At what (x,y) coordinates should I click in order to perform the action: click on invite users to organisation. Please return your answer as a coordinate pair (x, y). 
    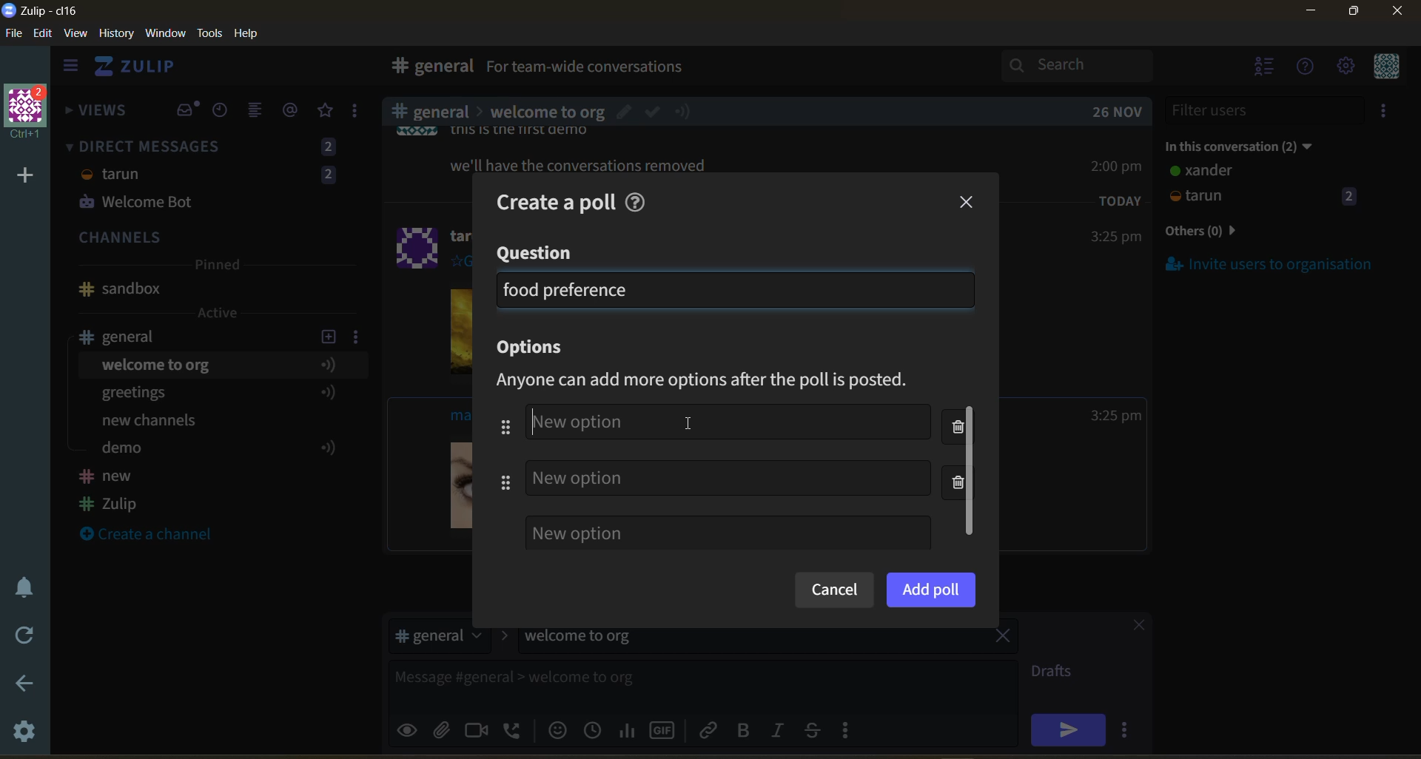
    Looking at the image, I should click on (1386, 113).